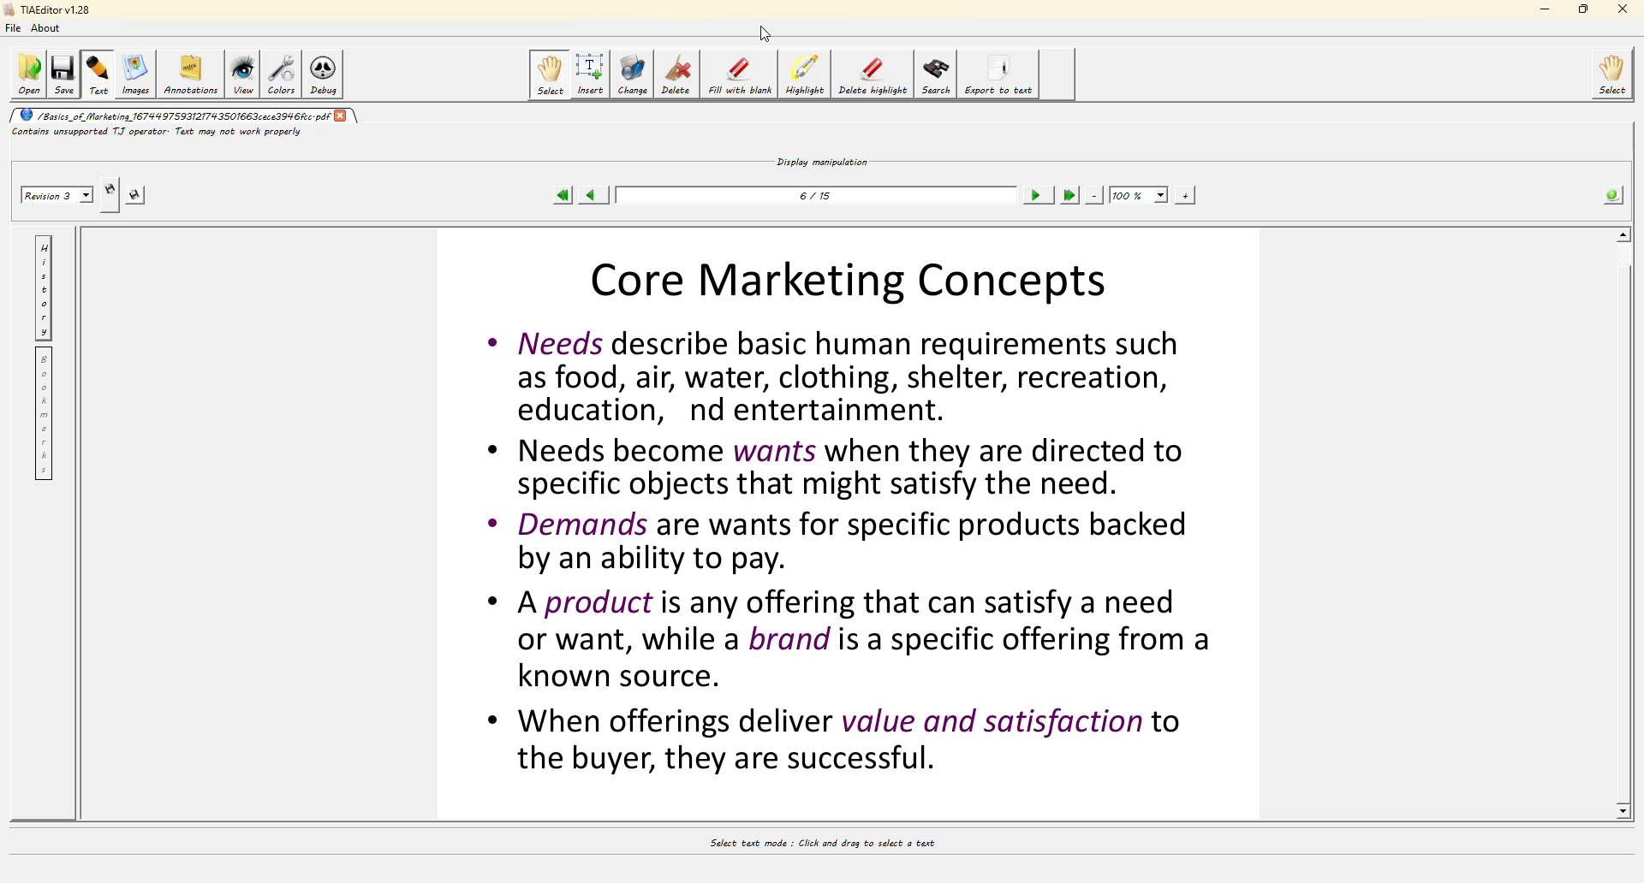 The height and width of the screenshot is (883, 1644). I want to click on fill with blank, so click(737, 77).